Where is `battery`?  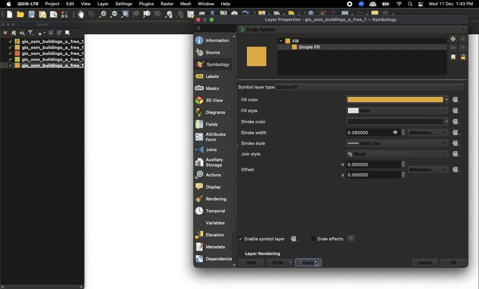 battery is located at coordinates (387, 4).